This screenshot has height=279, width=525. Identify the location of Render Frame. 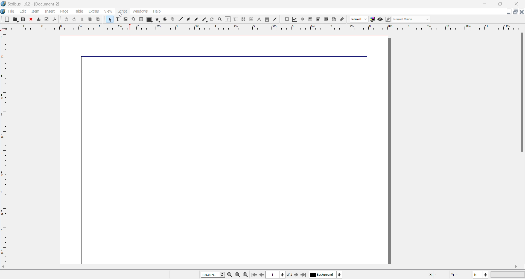
(133, 19).